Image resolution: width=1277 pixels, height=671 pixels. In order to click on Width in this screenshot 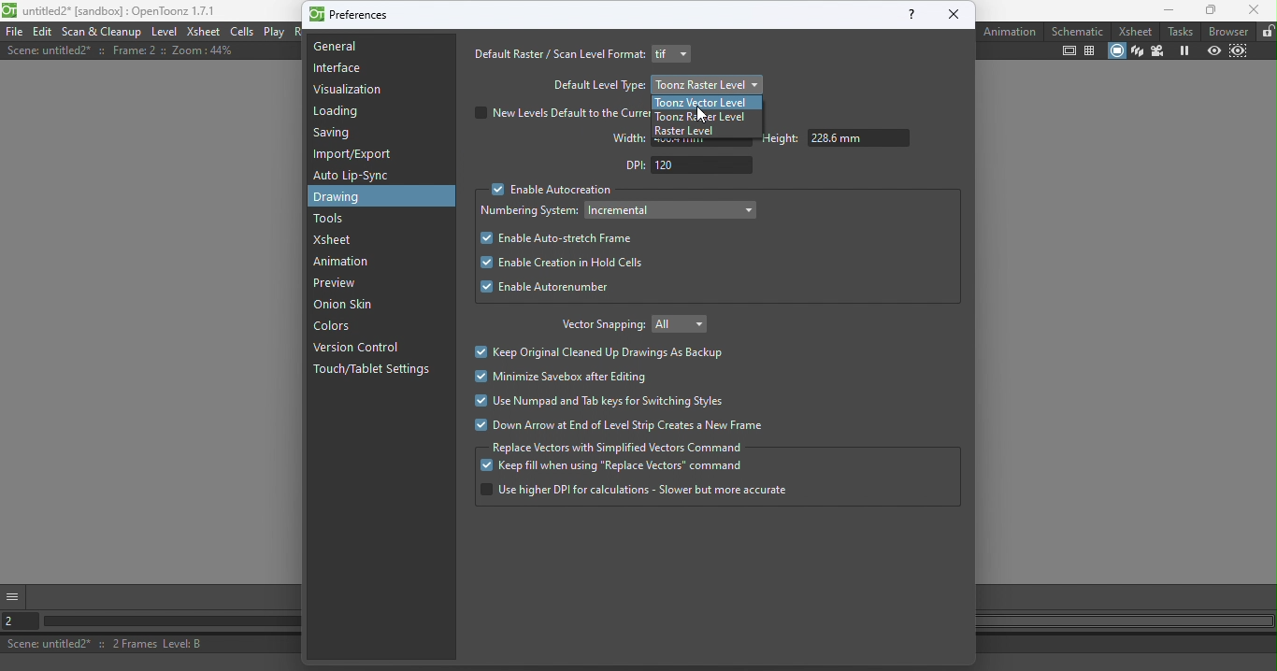, I will do `click(629, 138)`.